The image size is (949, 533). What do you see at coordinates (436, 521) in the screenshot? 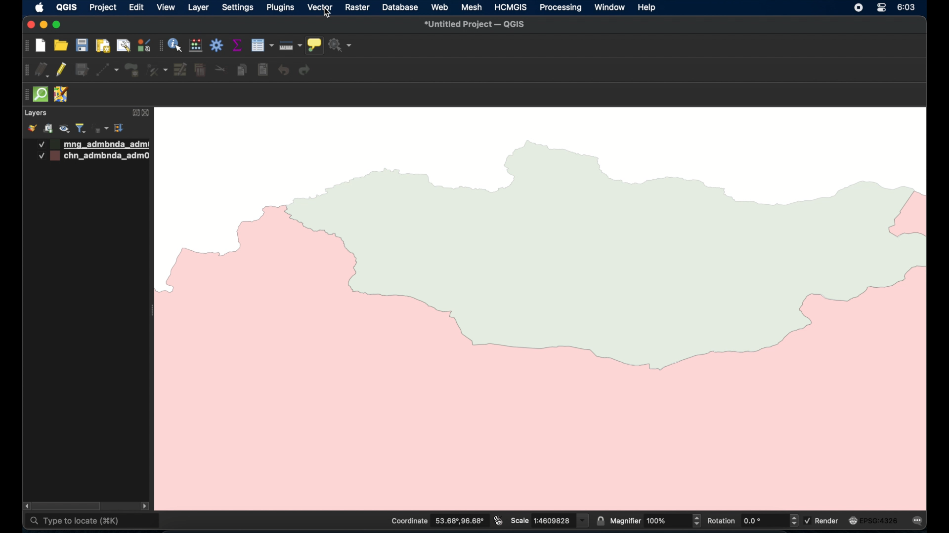
I see `coordinate` at bounding box center [436, 521].